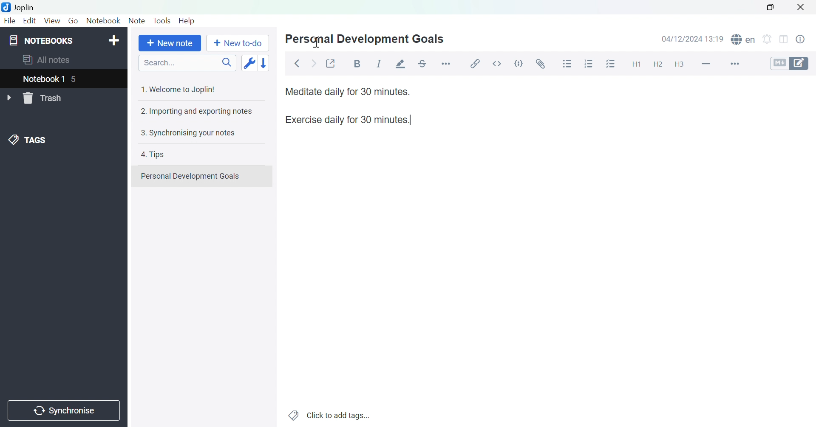 The image size is (816, 427). I want to click on aLL NOTES, so click(51, 60).